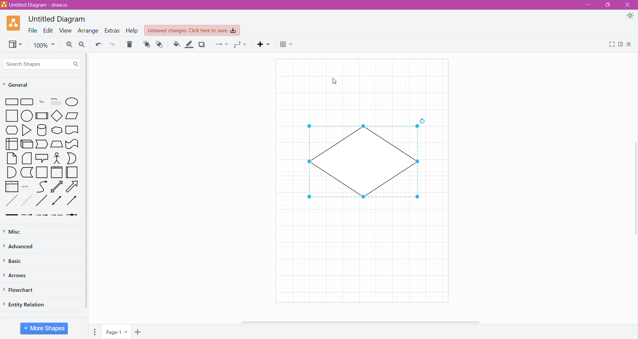 The width and height of the screenshot is (638, 339). What do you see at coordinates (86, 183) in the screenshot?
I see `Vertical Scroll Bar` at bounding box center [86, 183].